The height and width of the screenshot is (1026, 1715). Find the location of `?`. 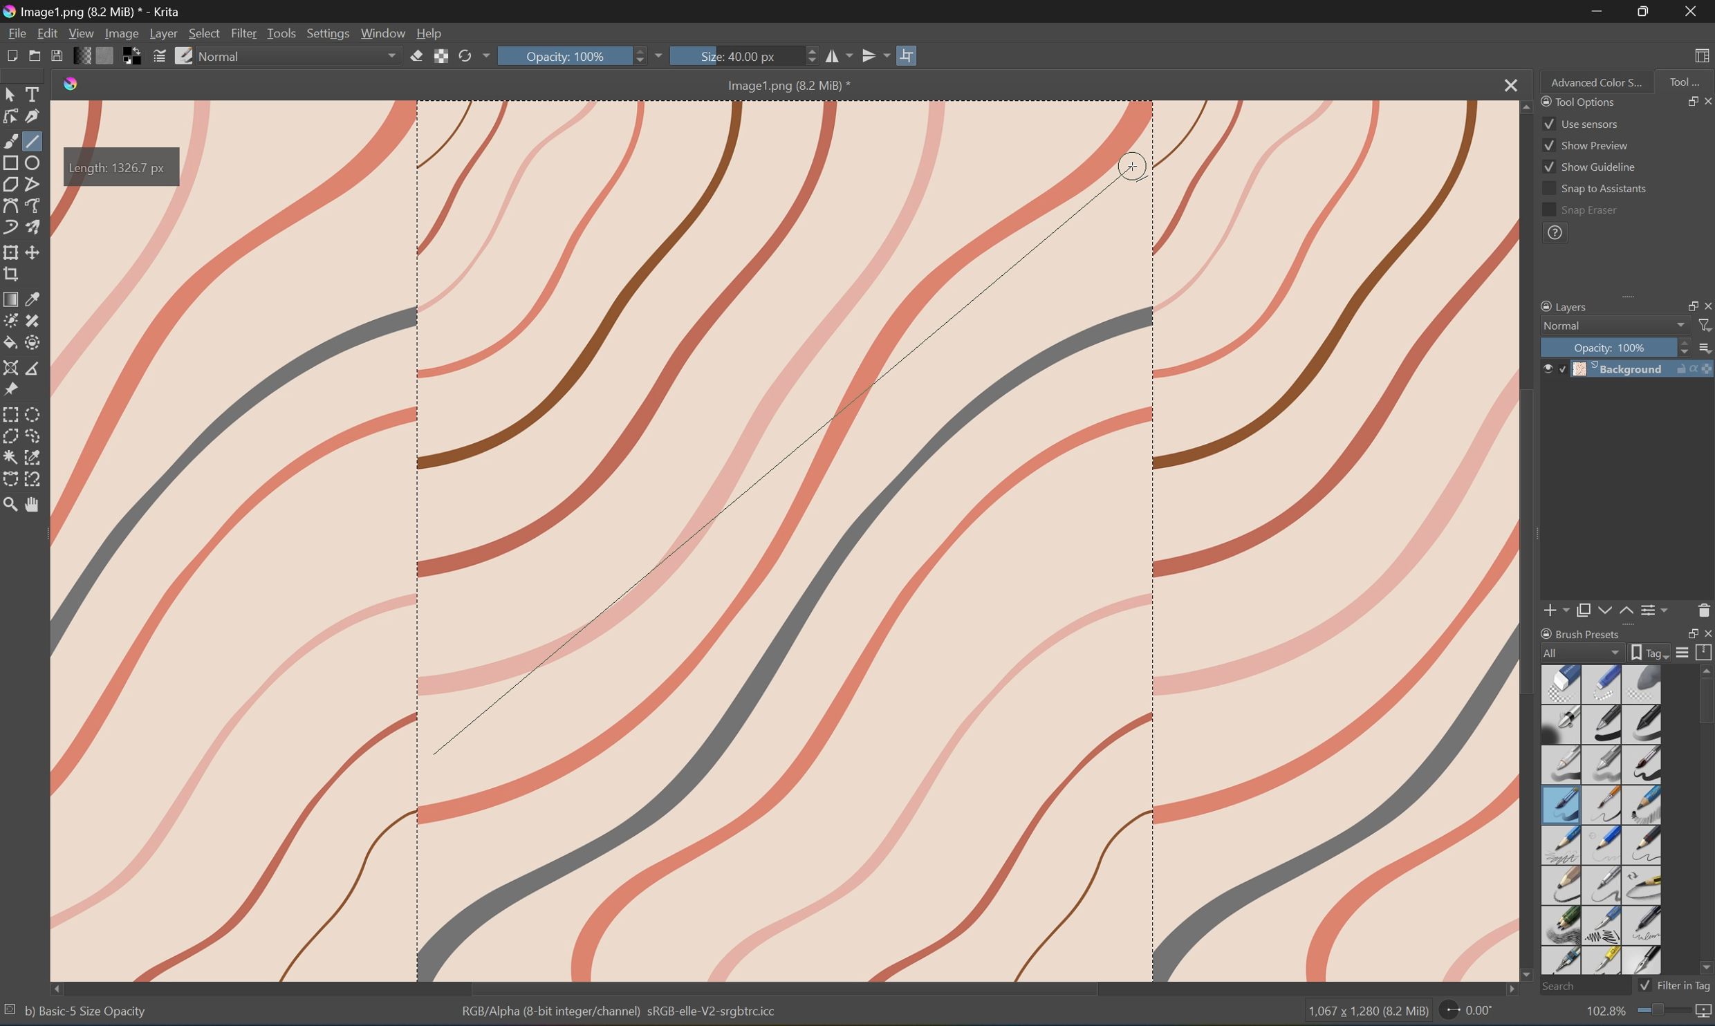

? is located at coordinates (1555, 234).